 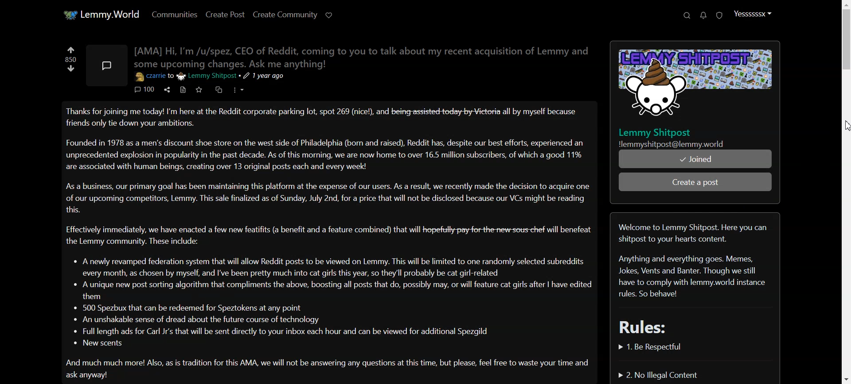 I want to click on Unread report, so click(x=720, y=16).